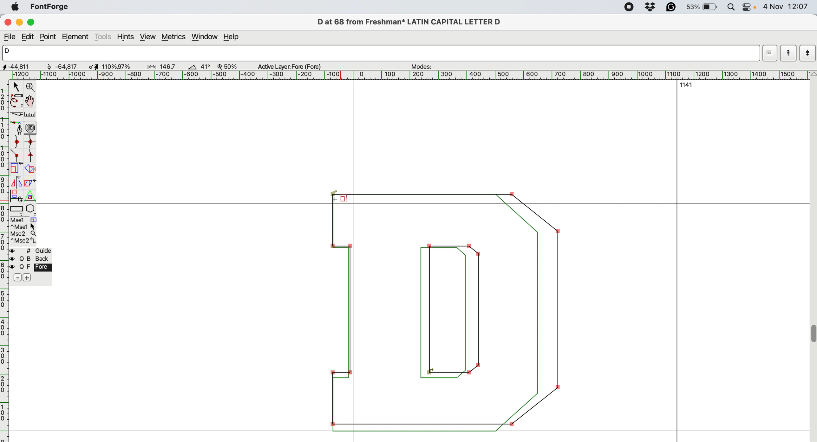 This screenshot has height=442, width=817. Describe the element at coordinates (812, 256) in the screenshot. I see `vertical scroll bar` at that location.